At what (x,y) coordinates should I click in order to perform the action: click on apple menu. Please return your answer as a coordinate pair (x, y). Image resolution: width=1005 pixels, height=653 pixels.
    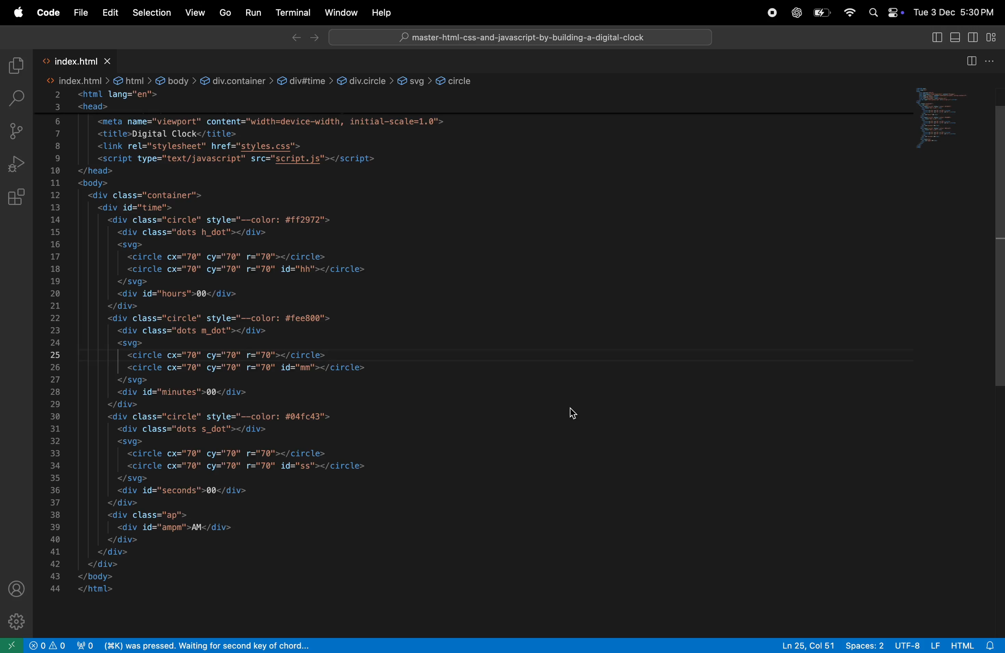
    Looking at the image, I should click on (18, 13).